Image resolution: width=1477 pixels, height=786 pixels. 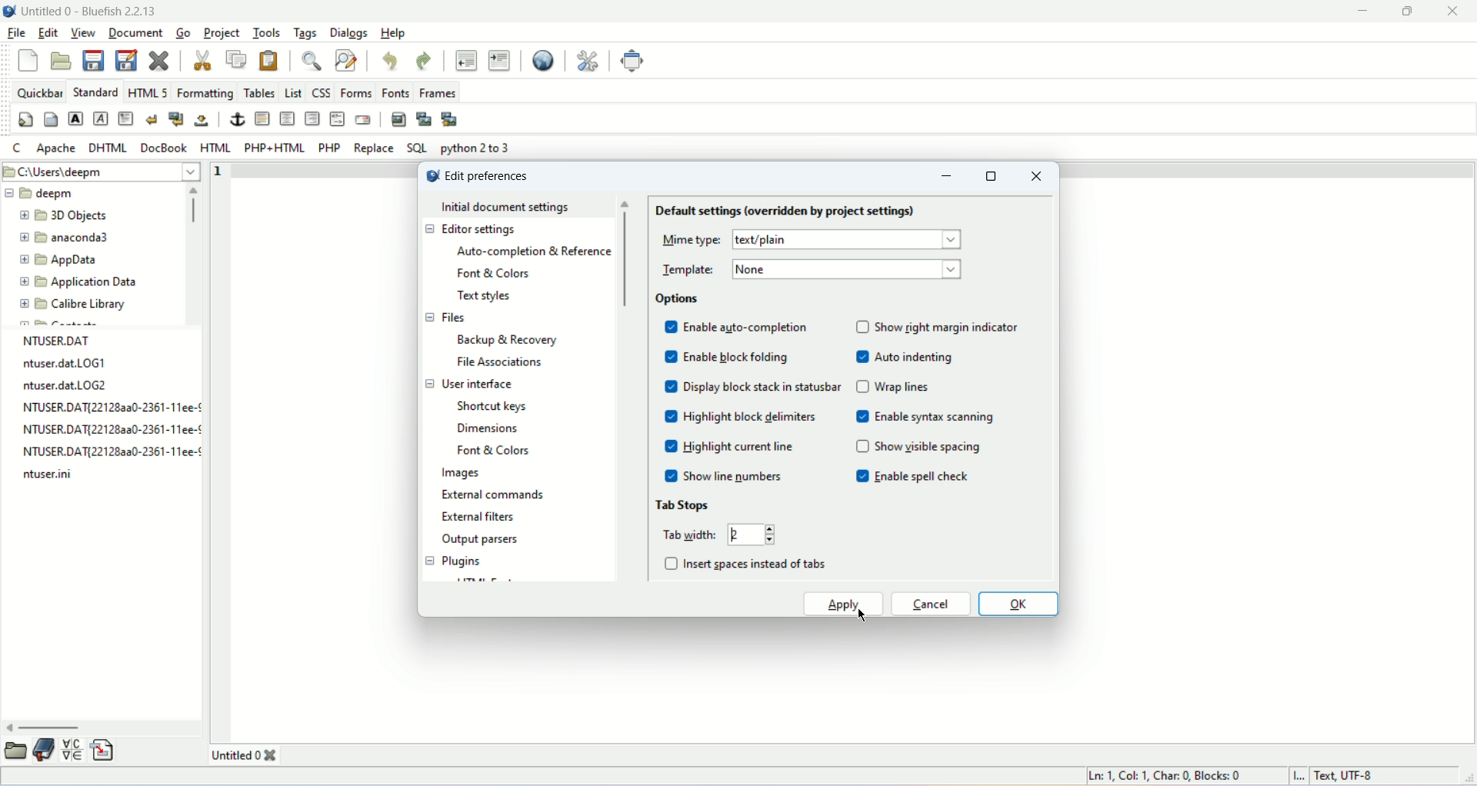 I want to click on REPLACE, so click(x=373, y=148).